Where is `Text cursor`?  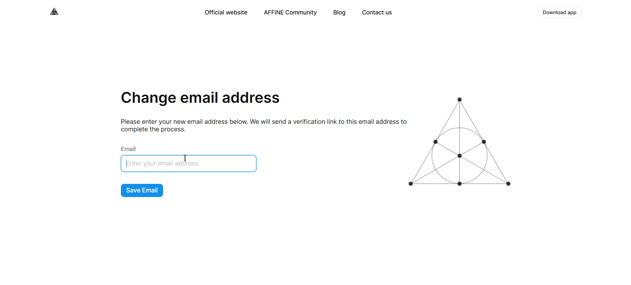
Text cursor is located at coordinates (186, 158).